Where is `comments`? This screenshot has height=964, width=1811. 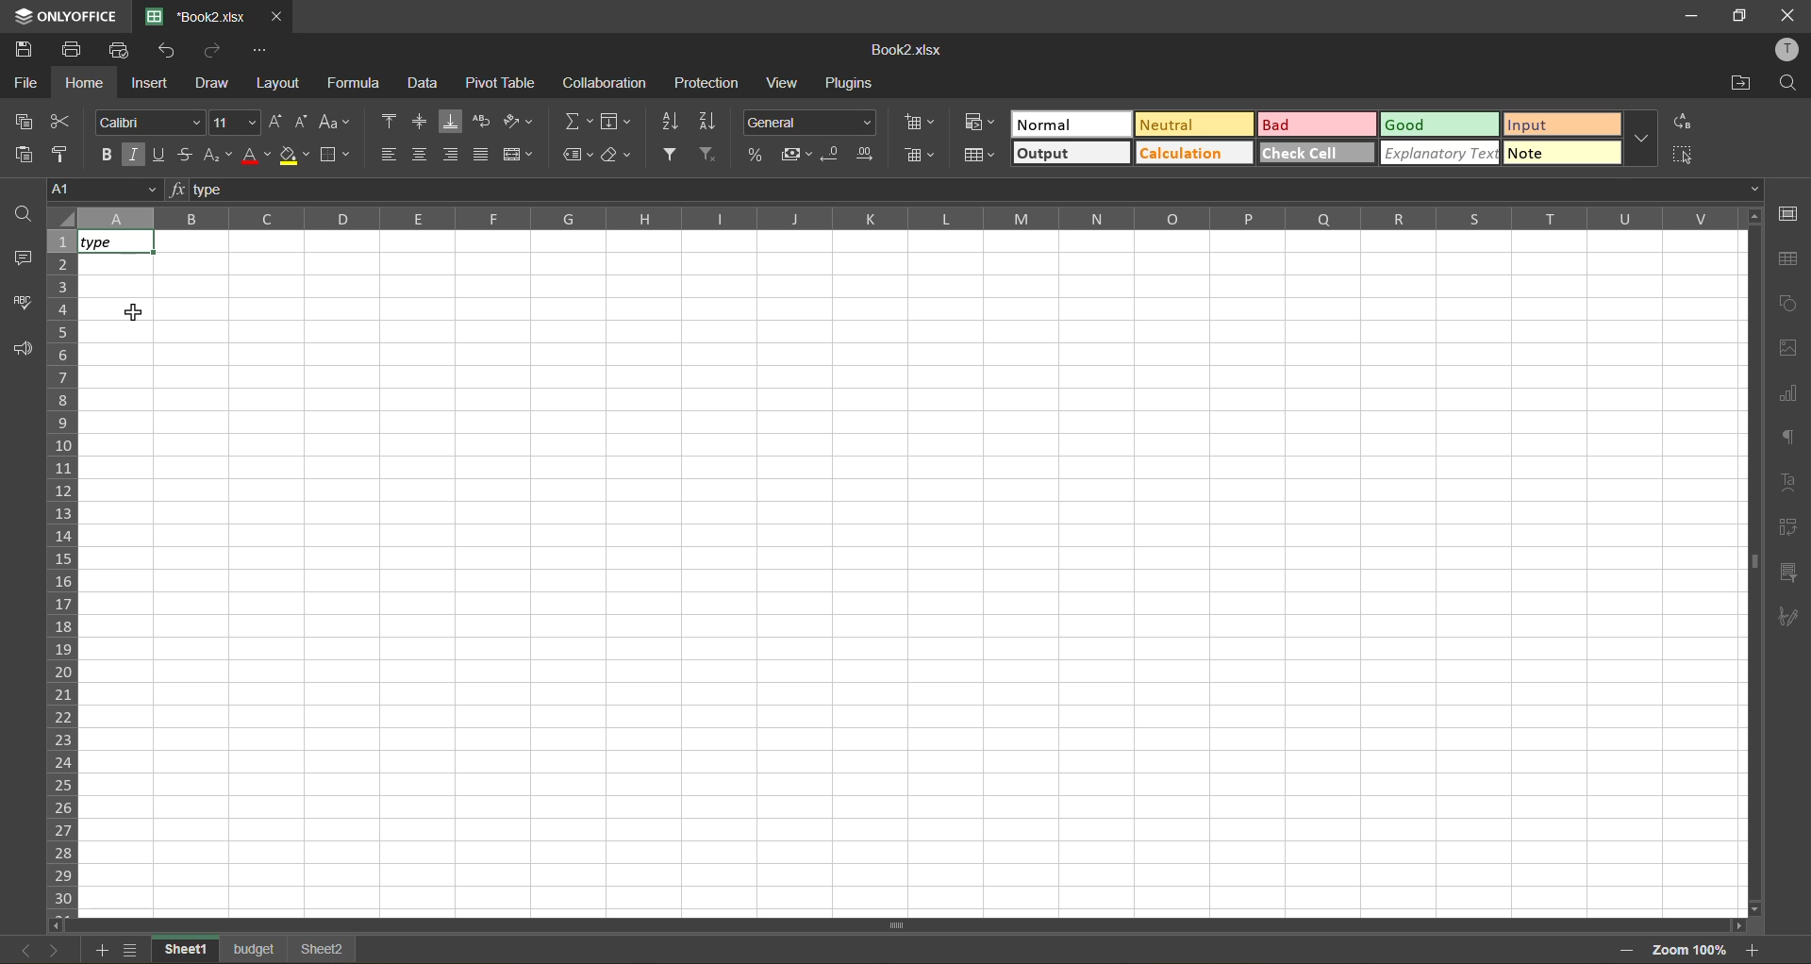
comments is located at coordinates (22, 259).